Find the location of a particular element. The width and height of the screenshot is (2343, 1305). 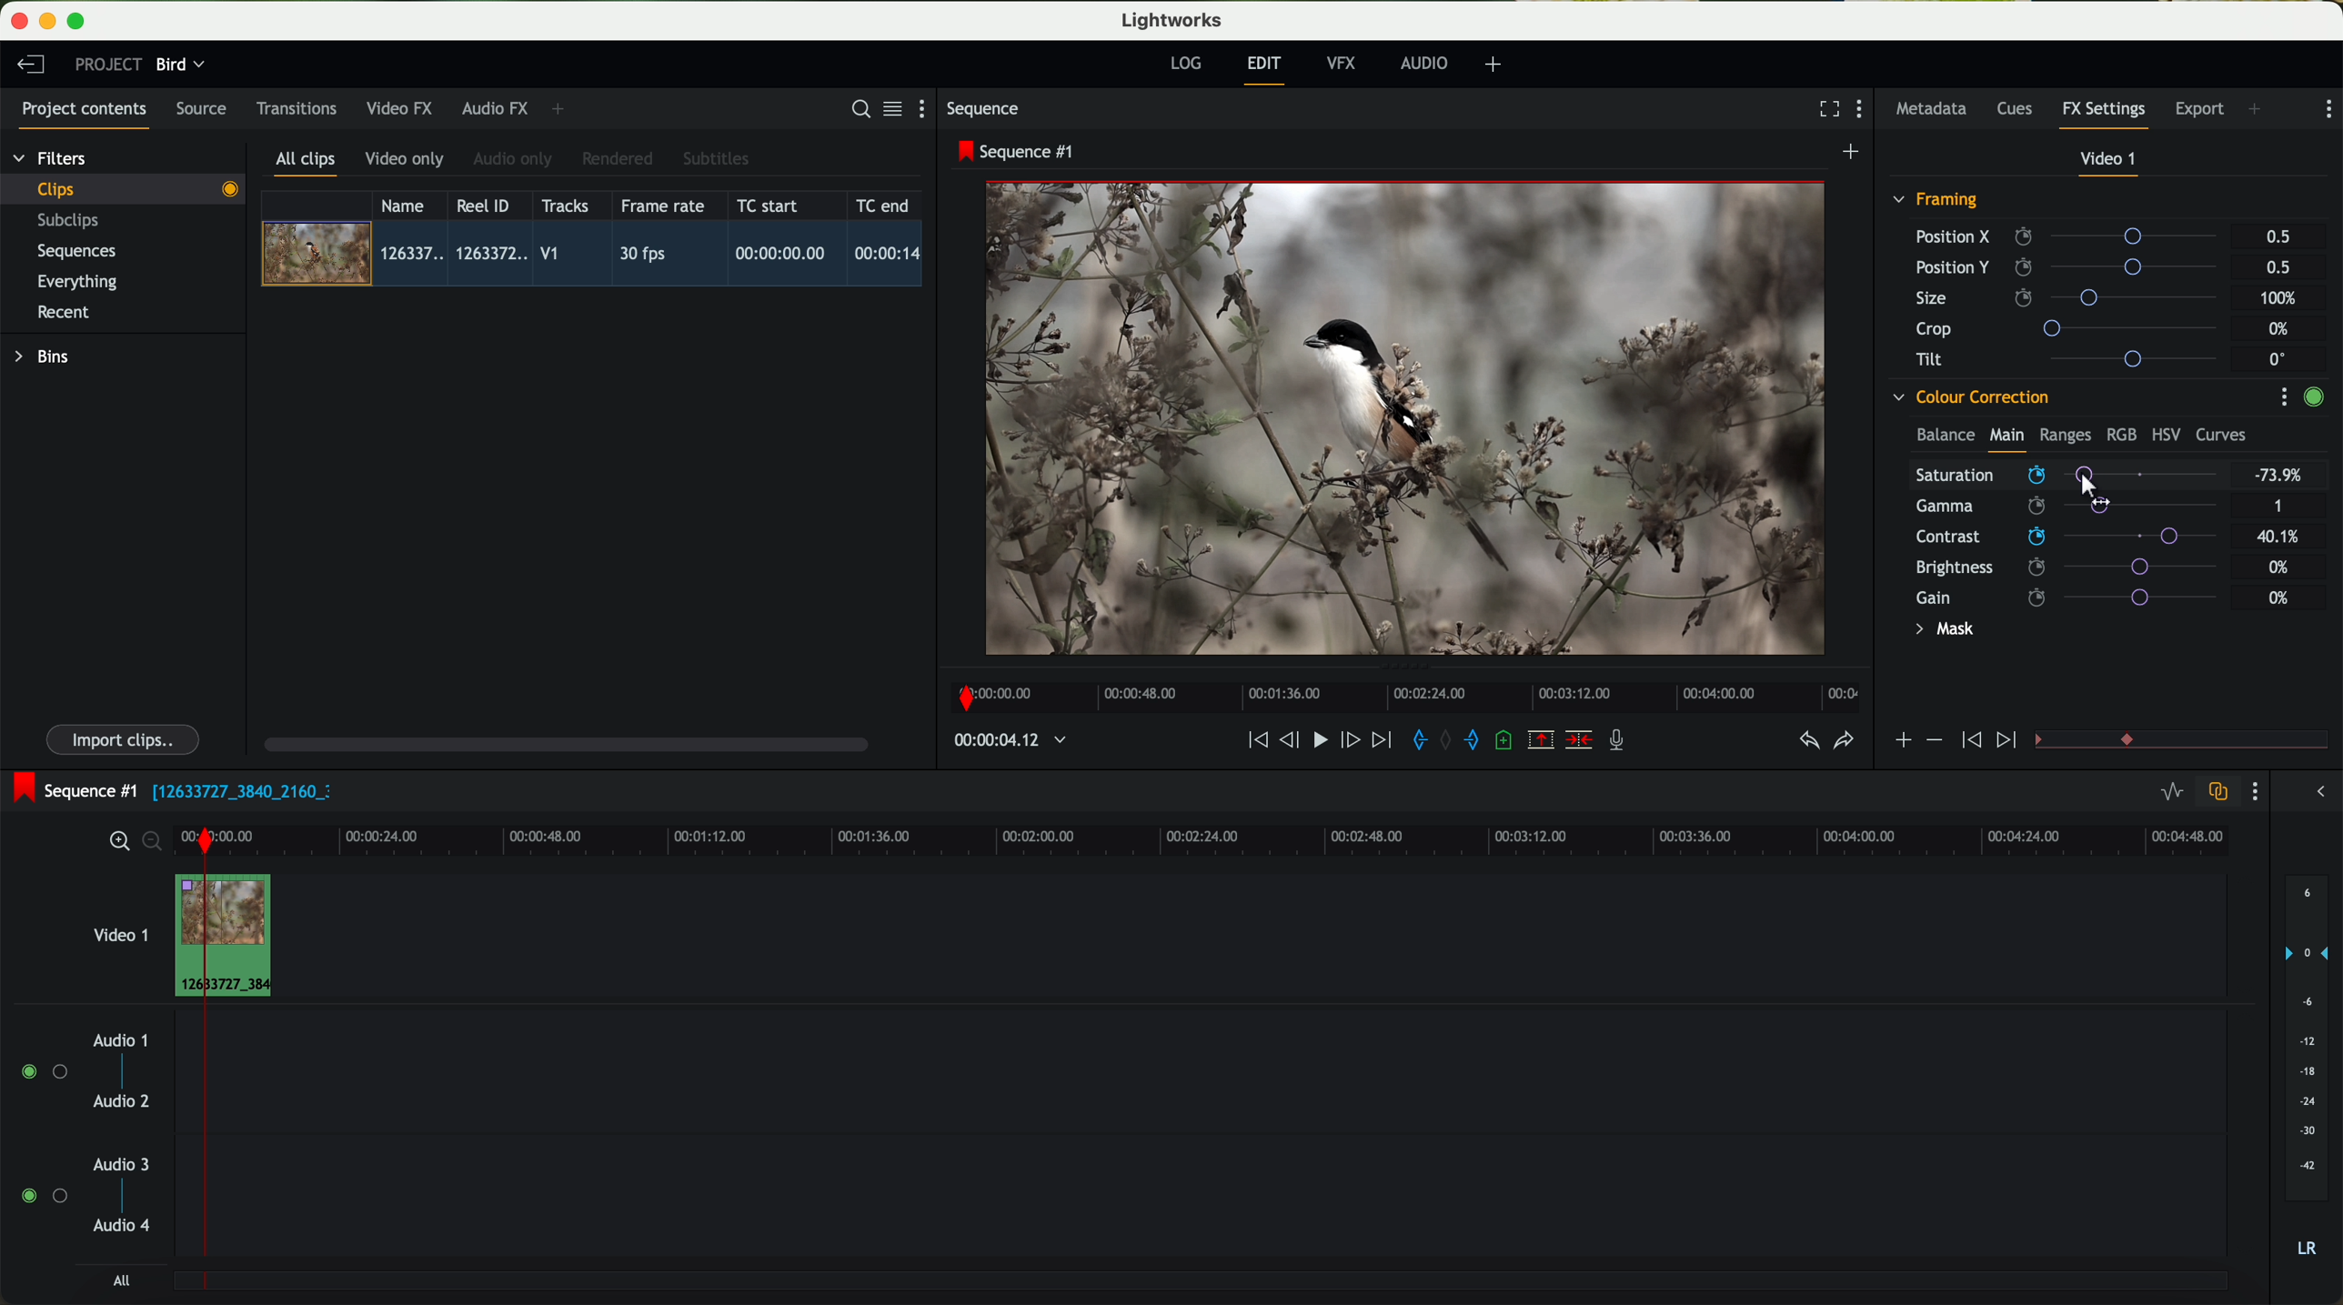

timeline is located at coordinates (1001, 741).